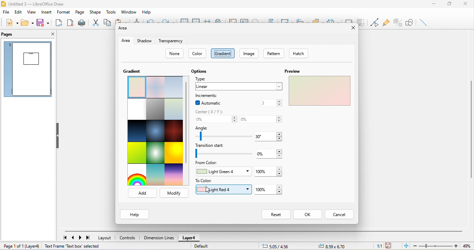  What do you see at coordinates (28, 22) in the screenshot?
I see `open` at bounding box center [28, 22].